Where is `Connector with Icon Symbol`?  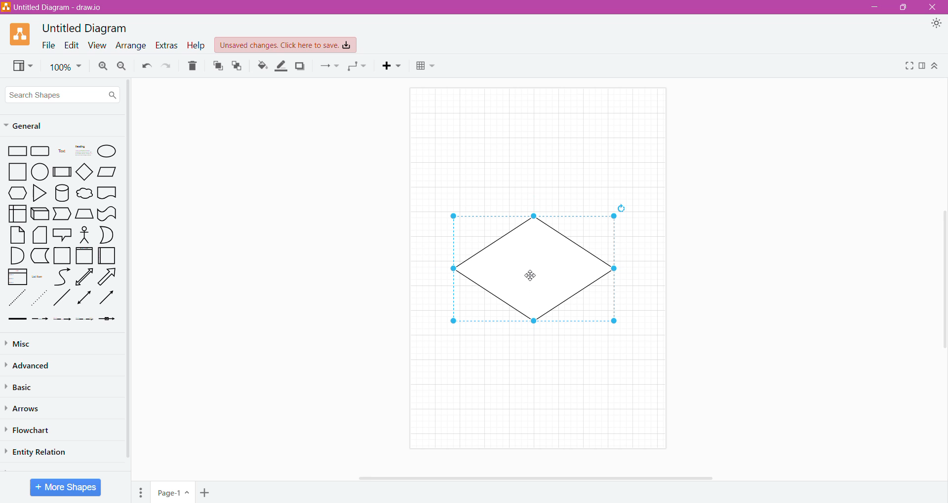
Connector with Icon Symbol is located at coordinates (110, 320).